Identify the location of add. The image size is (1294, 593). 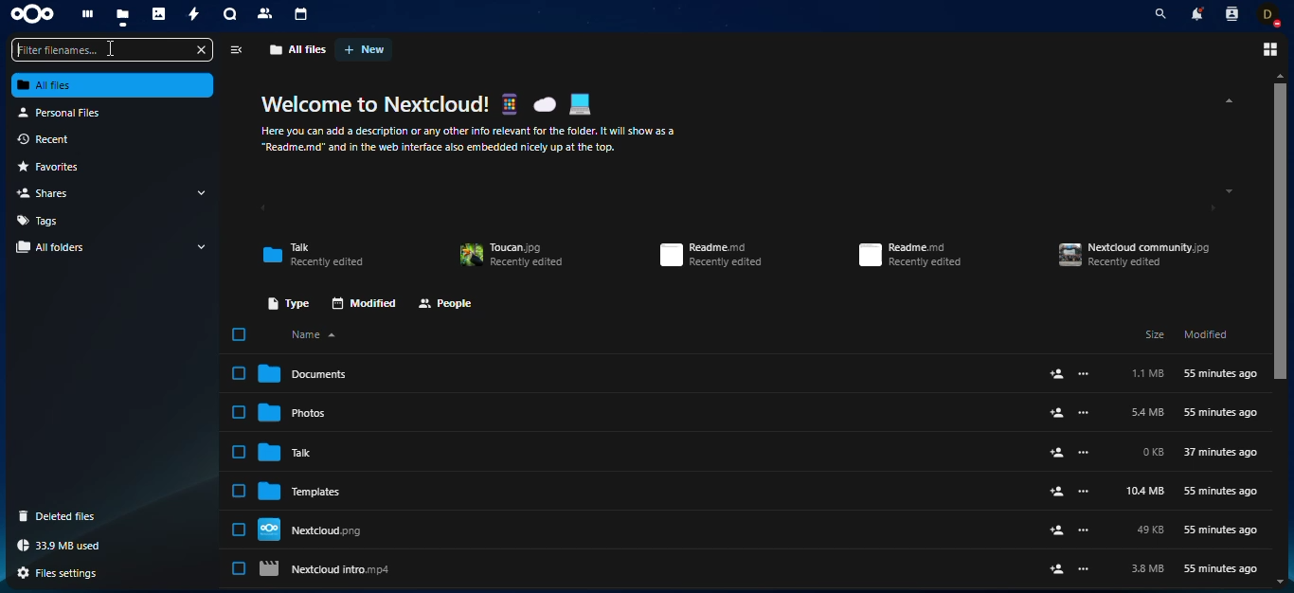
(1056, 569).